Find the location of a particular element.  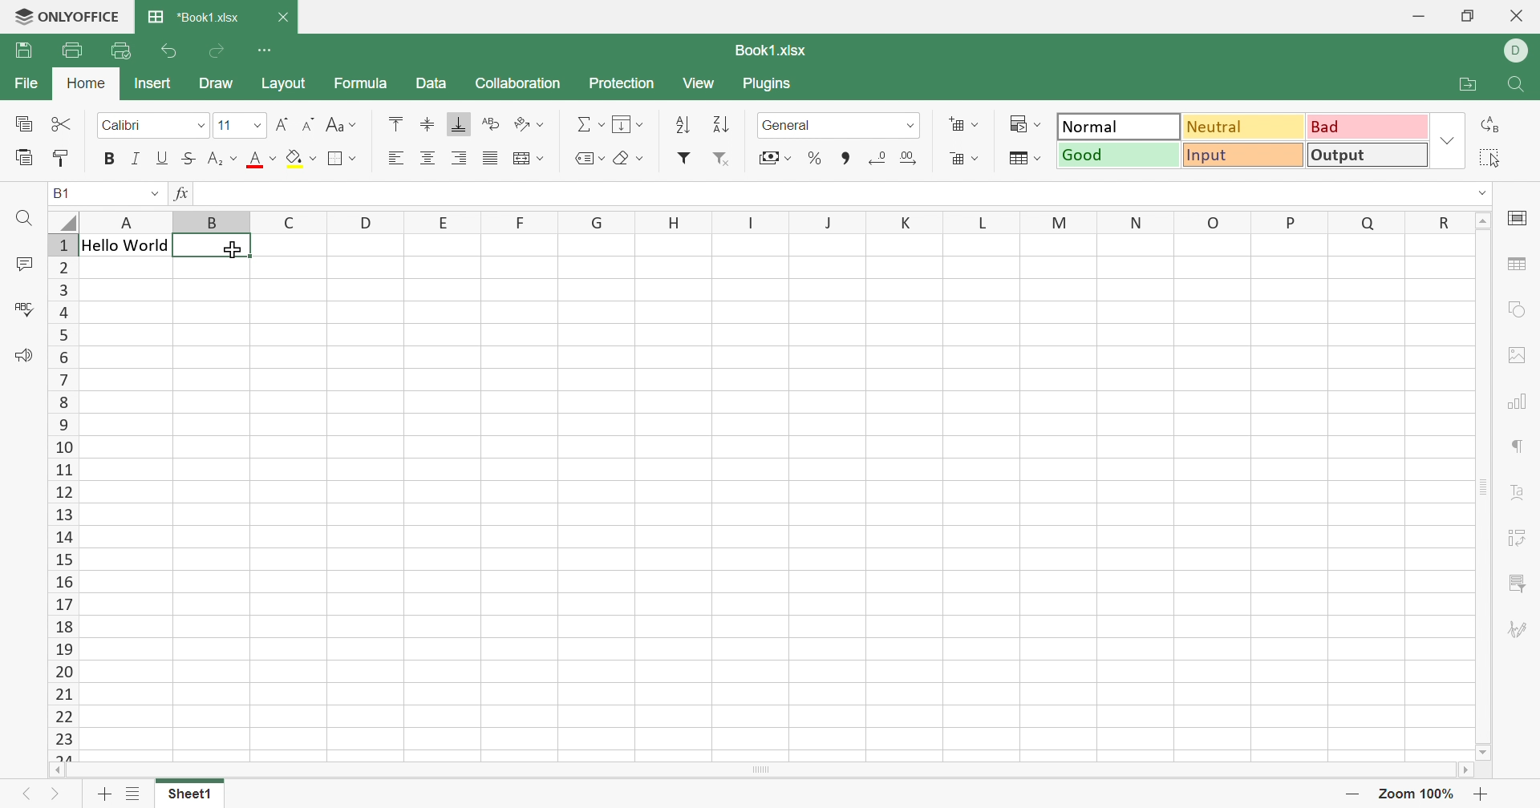

Format as table template is located at coordinates (1027, 158).